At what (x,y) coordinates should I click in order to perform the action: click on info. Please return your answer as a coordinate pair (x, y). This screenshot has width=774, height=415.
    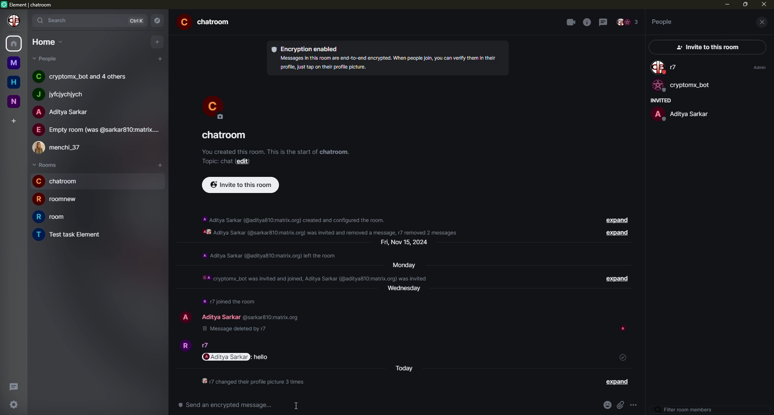
    Looking at the image, I should click on (386, 62).